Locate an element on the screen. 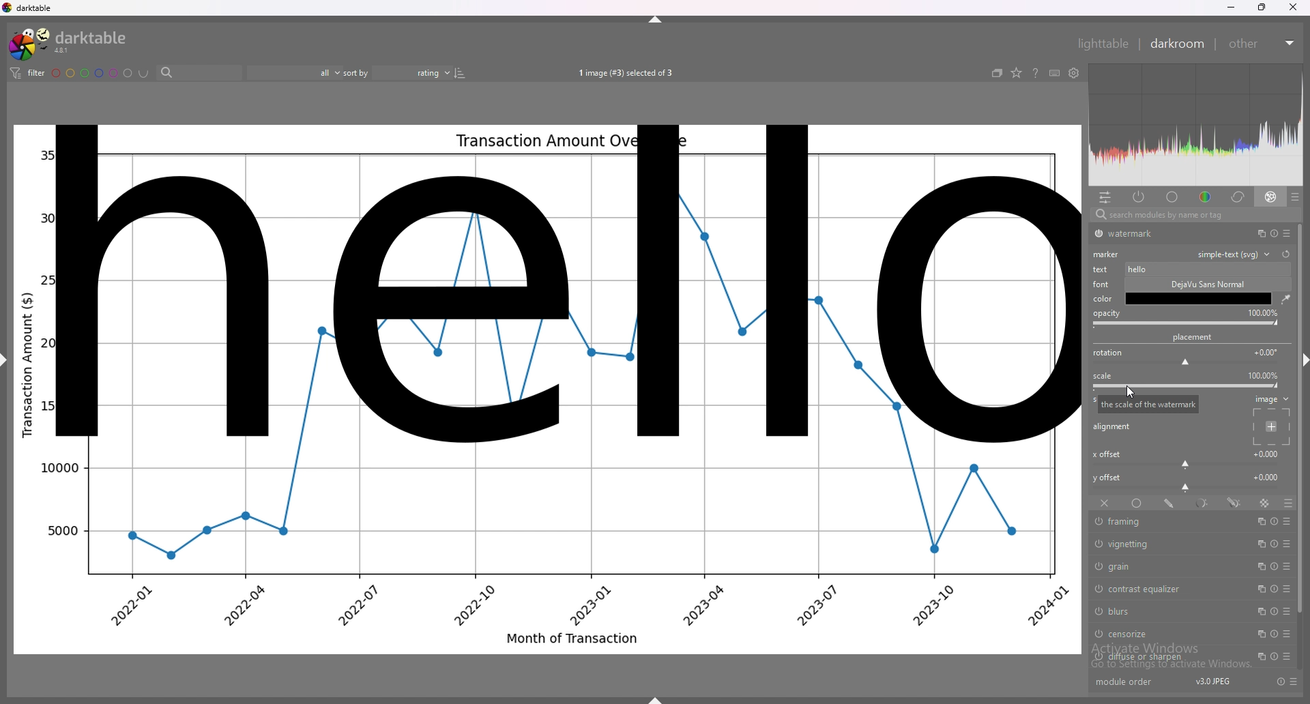 This screenshot has height=704, width=1310. presets is located at coordinates (1295, 196).